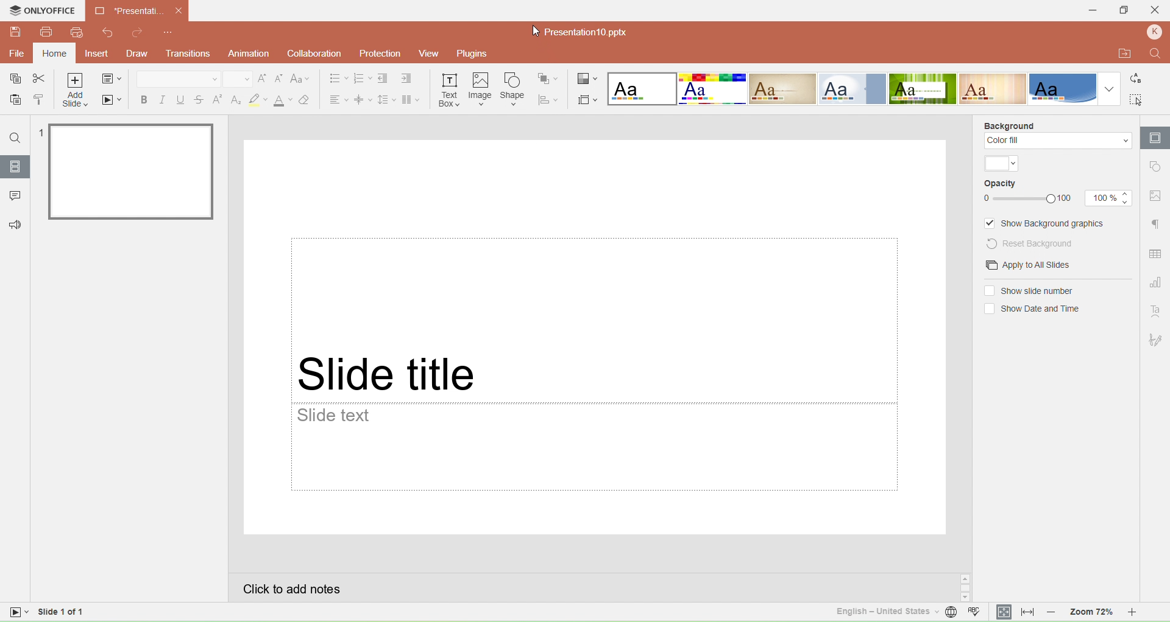 Image resolution: width=1170 pixels, height=622 pixels. Describe the element at coordinates (1025, 200) in the screenshot. I see `Opacity Slider` at that location.